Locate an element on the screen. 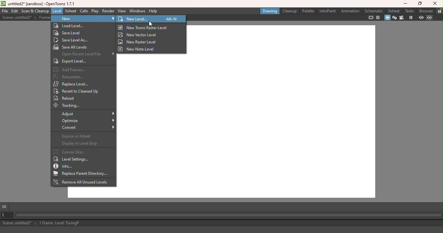 This screenshot has width=443, height=233. Load level is located at coordinates (82, 26).